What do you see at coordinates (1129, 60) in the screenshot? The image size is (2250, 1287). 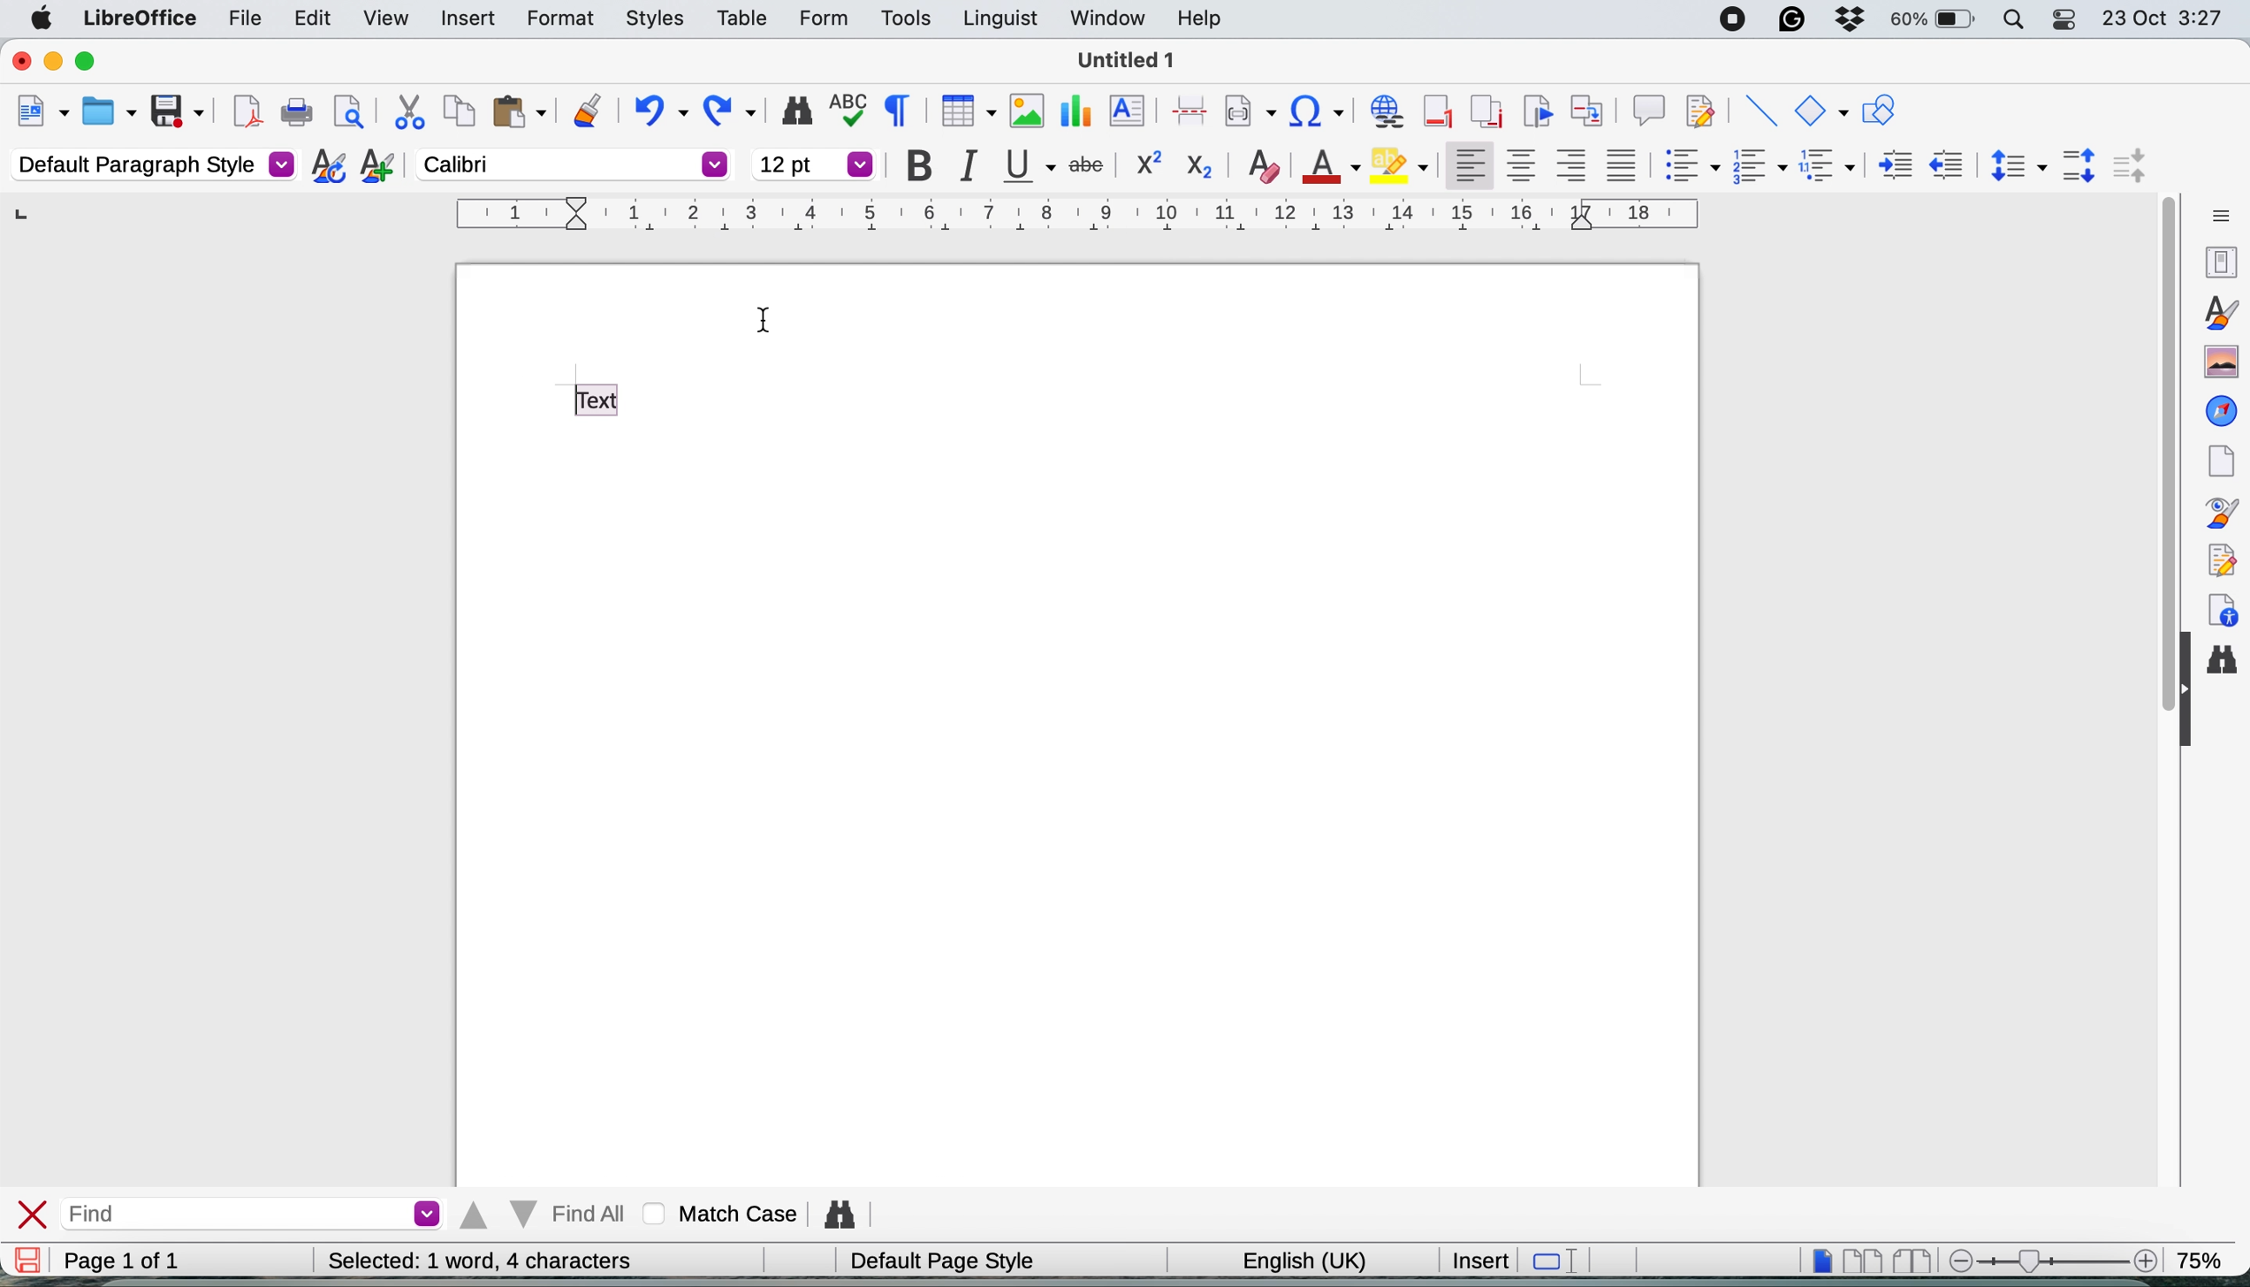 I see `file name` at bounding box center [1129, 60].